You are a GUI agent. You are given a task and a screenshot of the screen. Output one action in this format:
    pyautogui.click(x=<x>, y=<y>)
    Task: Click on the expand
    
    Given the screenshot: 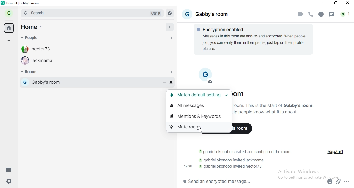 What is the action you would take?
    pyautogui.click(x=335, y=152)
    